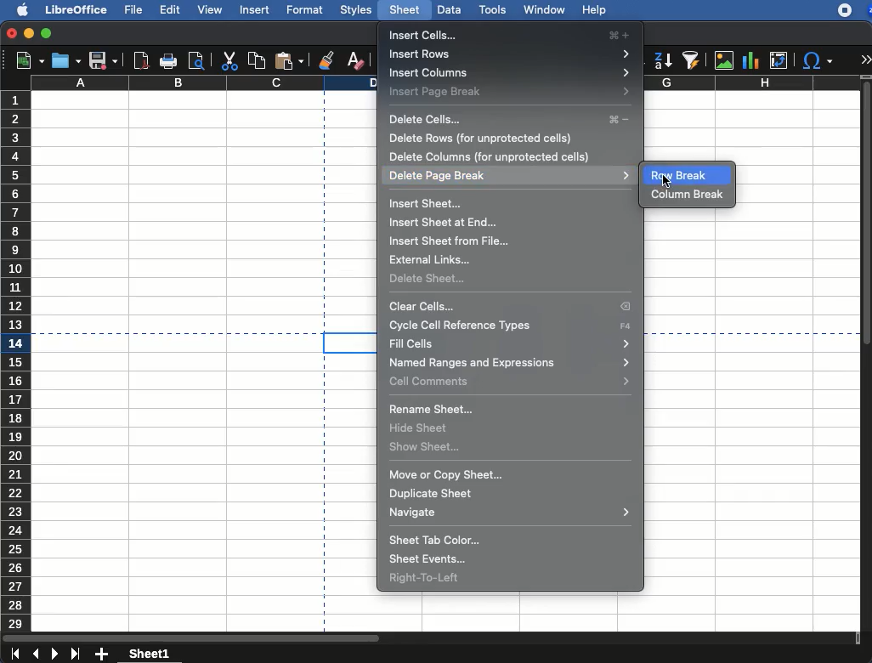  Describe the element at coordinates (510, 308) in the screenshot. I see `clear cells` at that location.